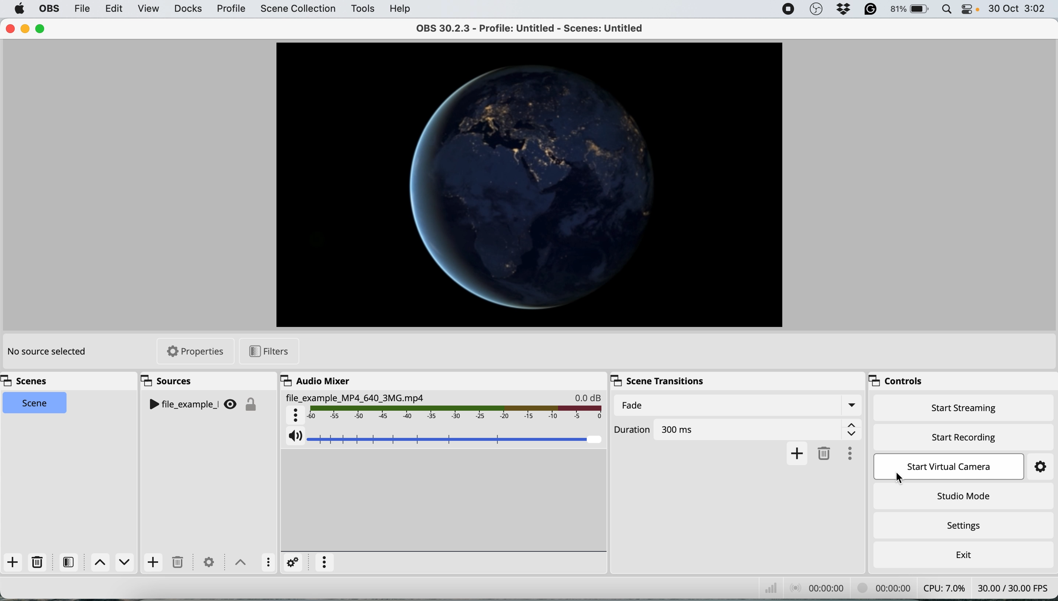 This screenshot has height=601, width=1058. What do you see at coordinates (870, 10) in the screenshot?
I see `grammarly` at bounding box center [870, 10].